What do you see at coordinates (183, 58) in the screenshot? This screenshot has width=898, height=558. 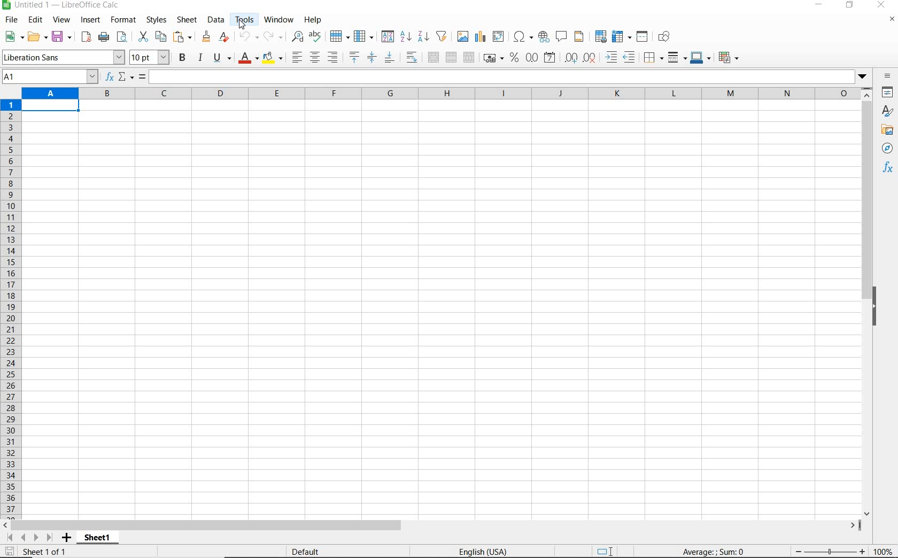 I see `bold` at bounding box center [183, 58].